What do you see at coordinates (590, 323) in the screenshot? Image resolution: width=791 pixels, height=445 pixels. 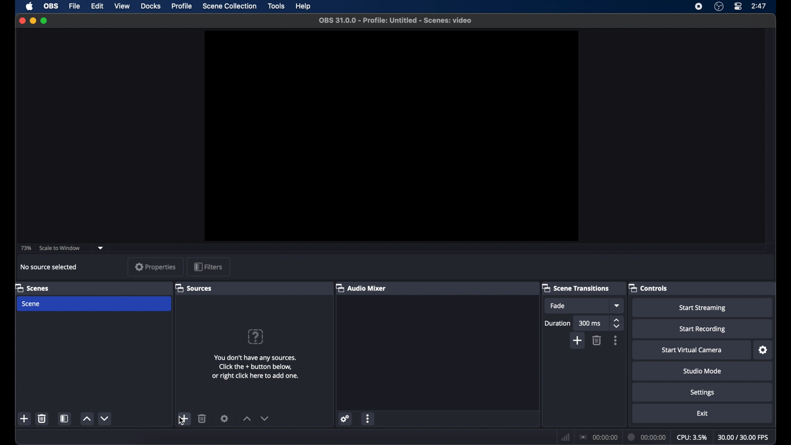 I see `300 ms` at bounding box center [590, 323].